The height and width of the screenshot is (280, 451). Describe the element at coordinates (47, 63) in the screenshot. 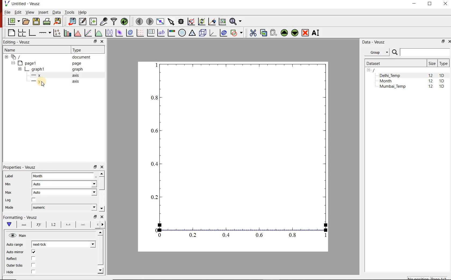

I see `Page1` at that location.